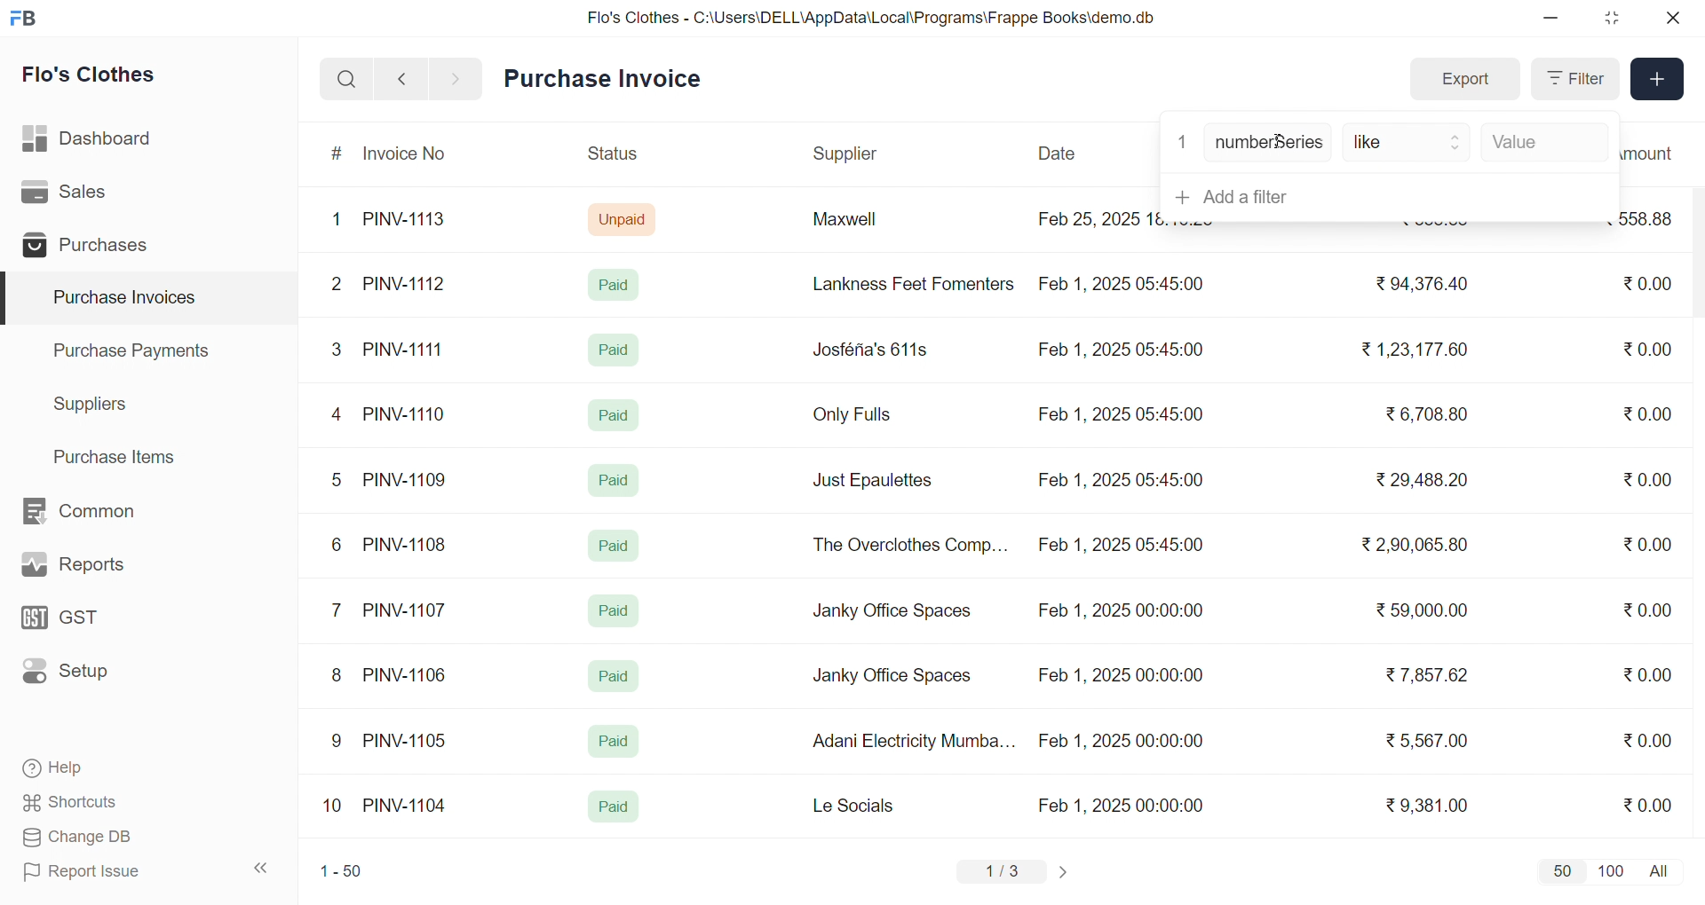 This screenshot has width=1705, height=905. Describe the element at coordinates (1426, 411) in the screenshot. I see `₹6,708.80` at that location.